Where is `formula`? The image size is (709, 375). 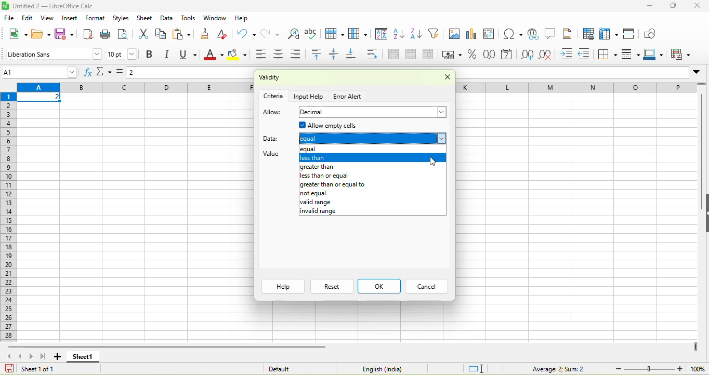 formula is located at coordinates (550, 368).